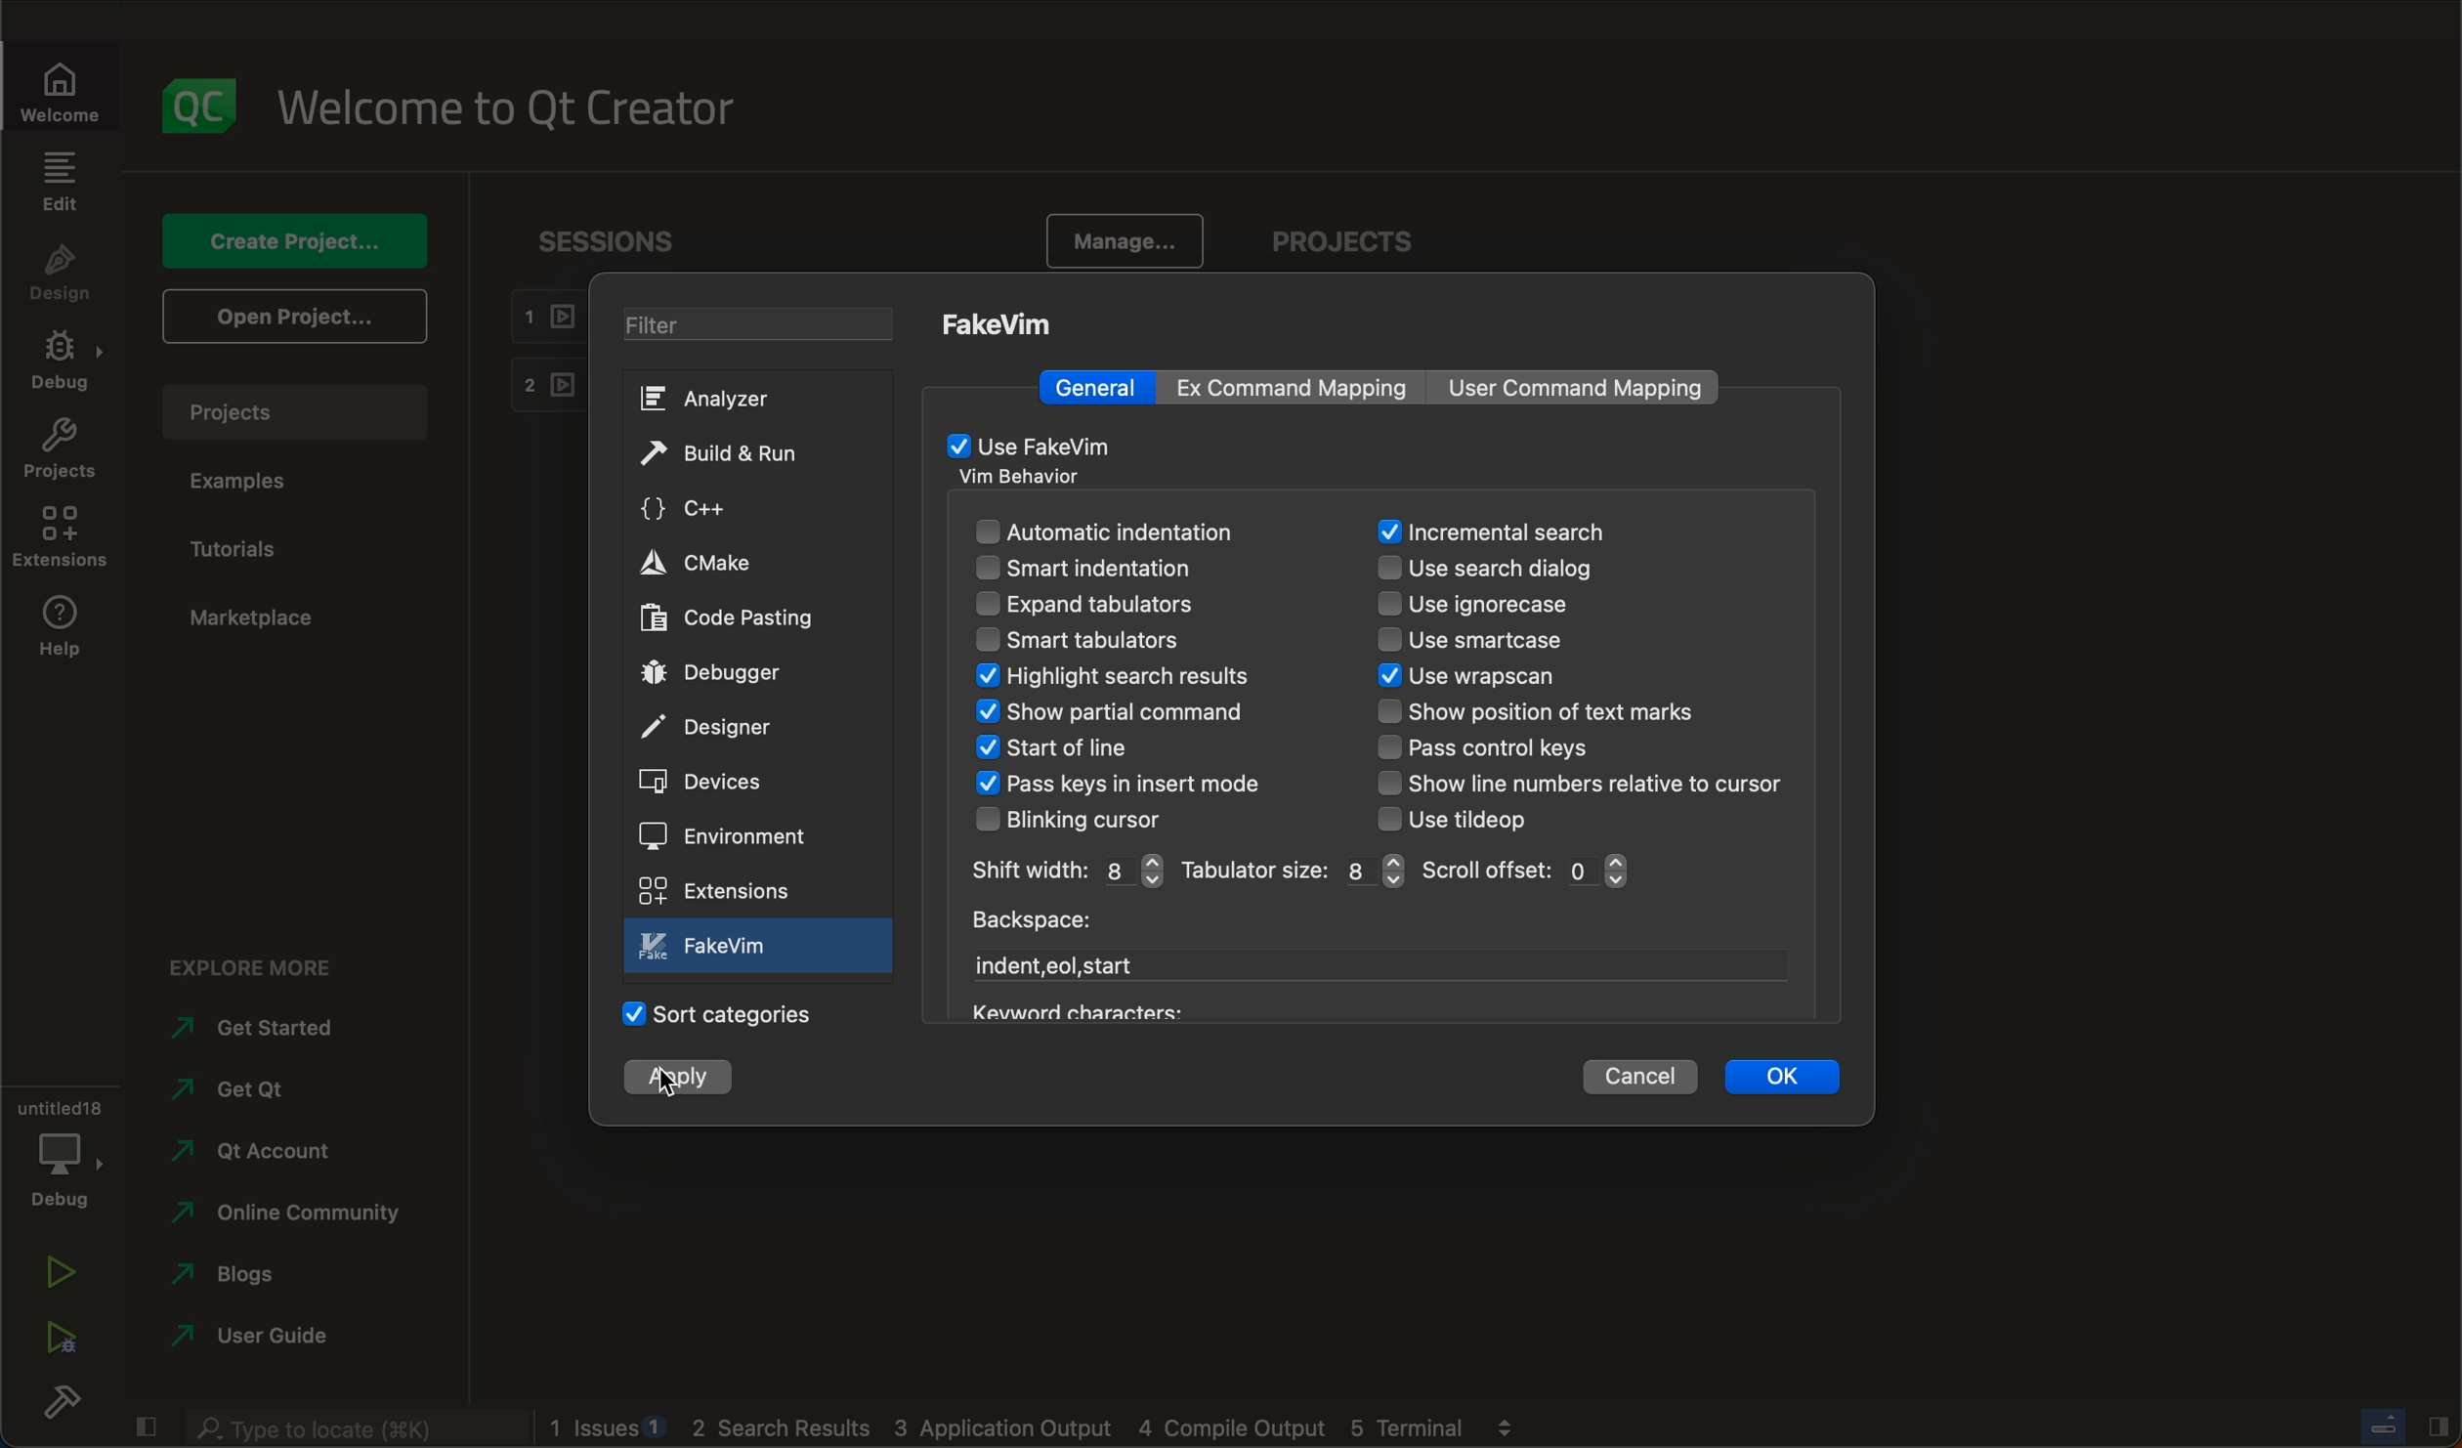 The width and height of the screenshot is (2462, 1448). I want to click on project, so click(291, 410).